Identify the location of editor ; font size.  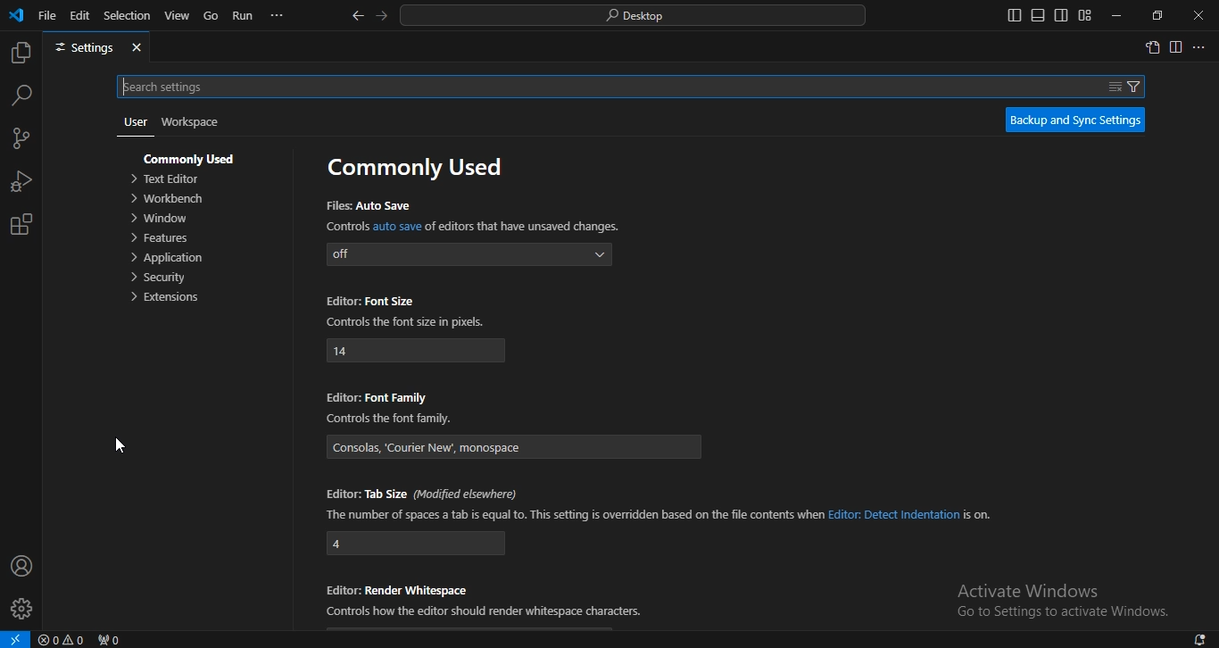
(409, 323).